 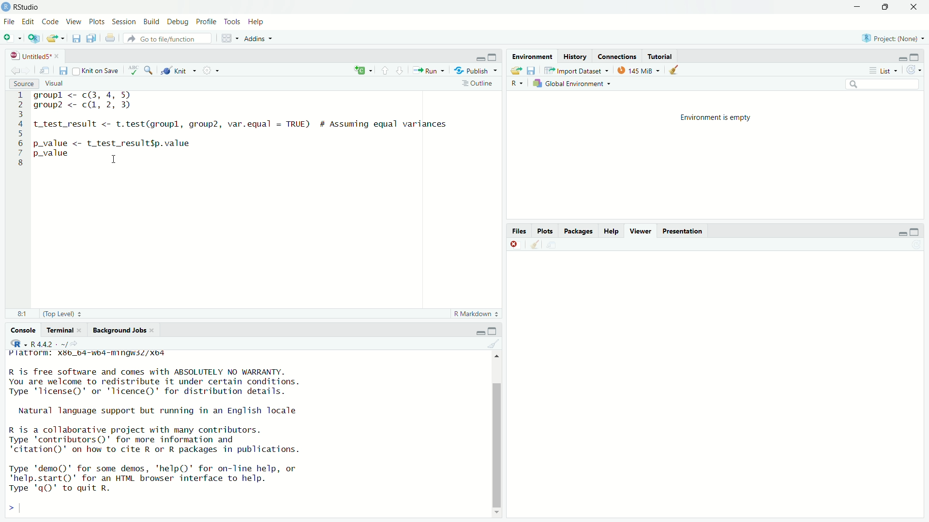 What do you see at coordinates (34, 37) in the screenshot?
I see `NEW PROJECT` at bounding box center [34, 37].